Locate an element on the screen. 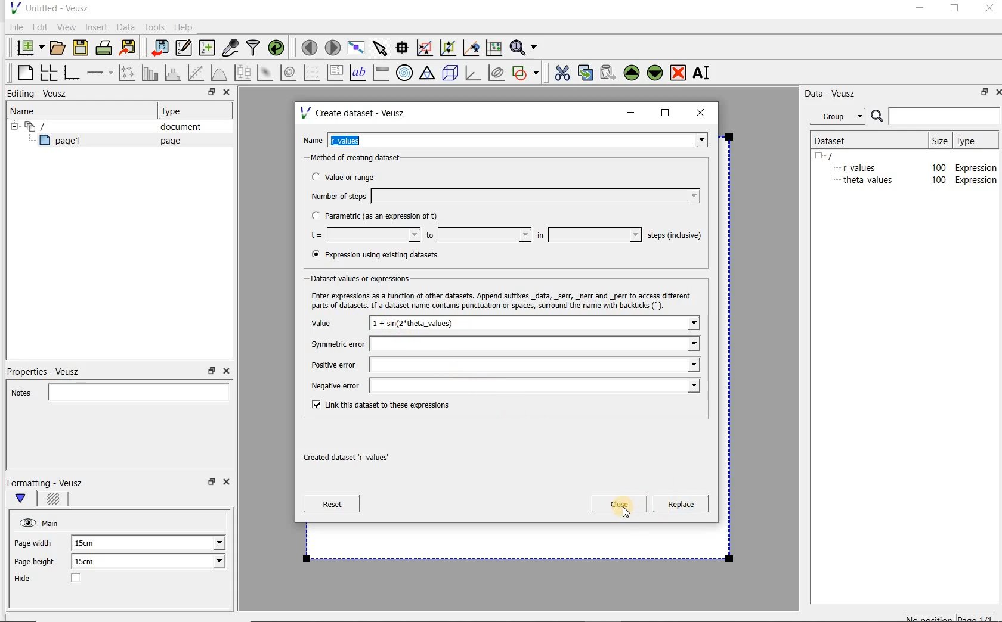 This screenshot has width=1002, height=622. Search bar is located at coordinates (936, 115).